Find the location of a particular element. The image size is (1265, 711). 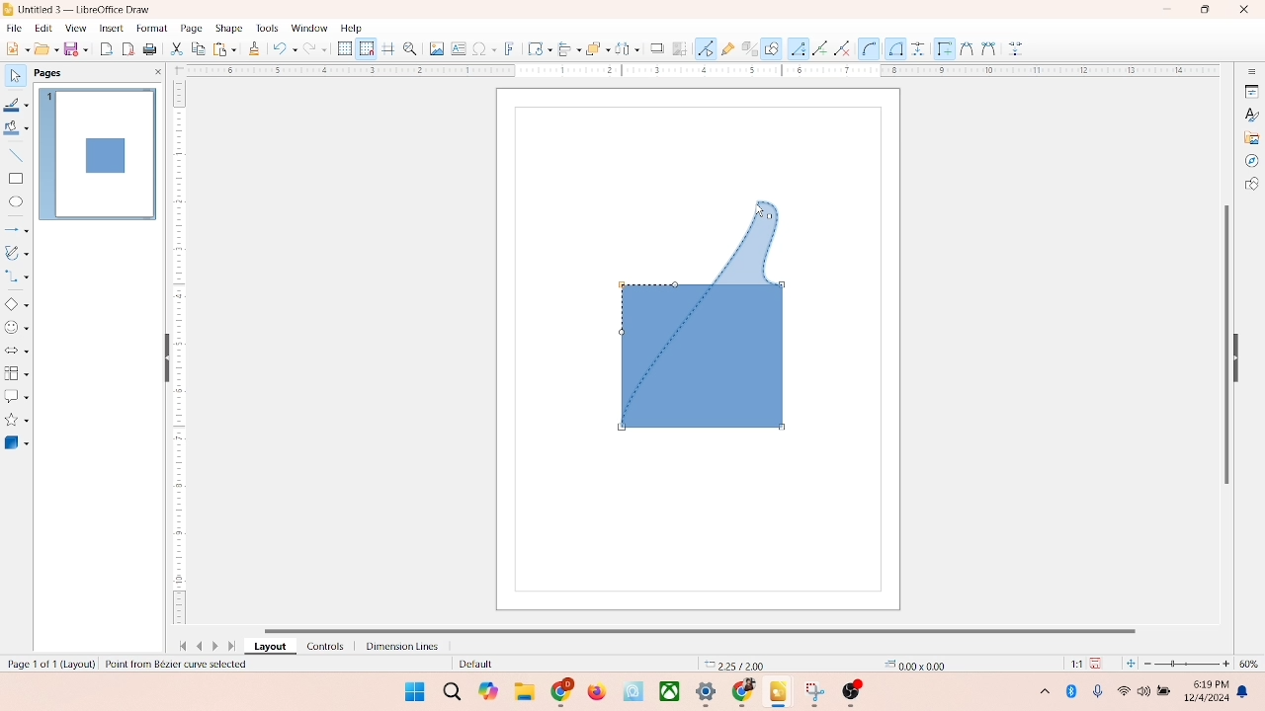

scale bar is located at coordinates (179, 355).